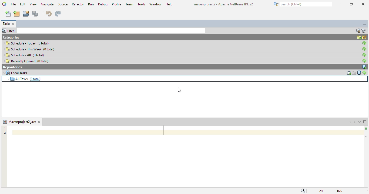 This screenshot has width=369, height=194. I want to click on insert mode, so click(340, 191).